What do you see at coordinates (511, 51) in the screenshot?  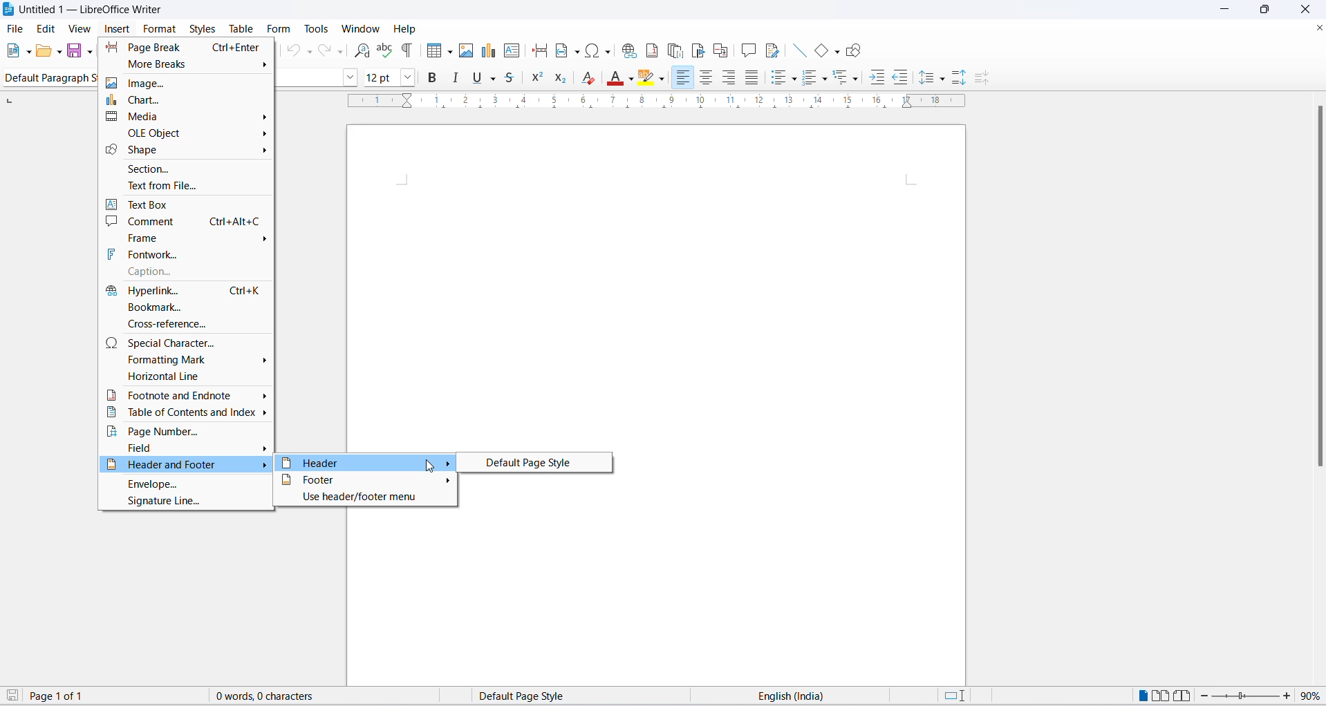 I see `insert text` at bounding box center [511, 51].